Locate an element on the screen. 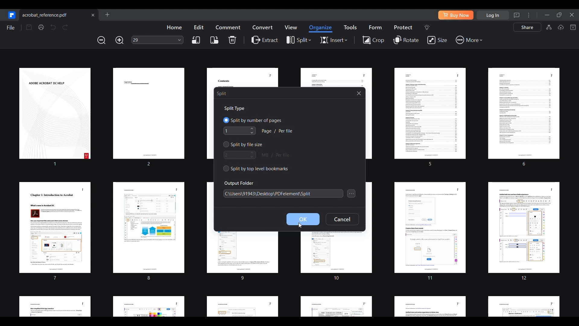  Delete is located at coordinates (232, 40).